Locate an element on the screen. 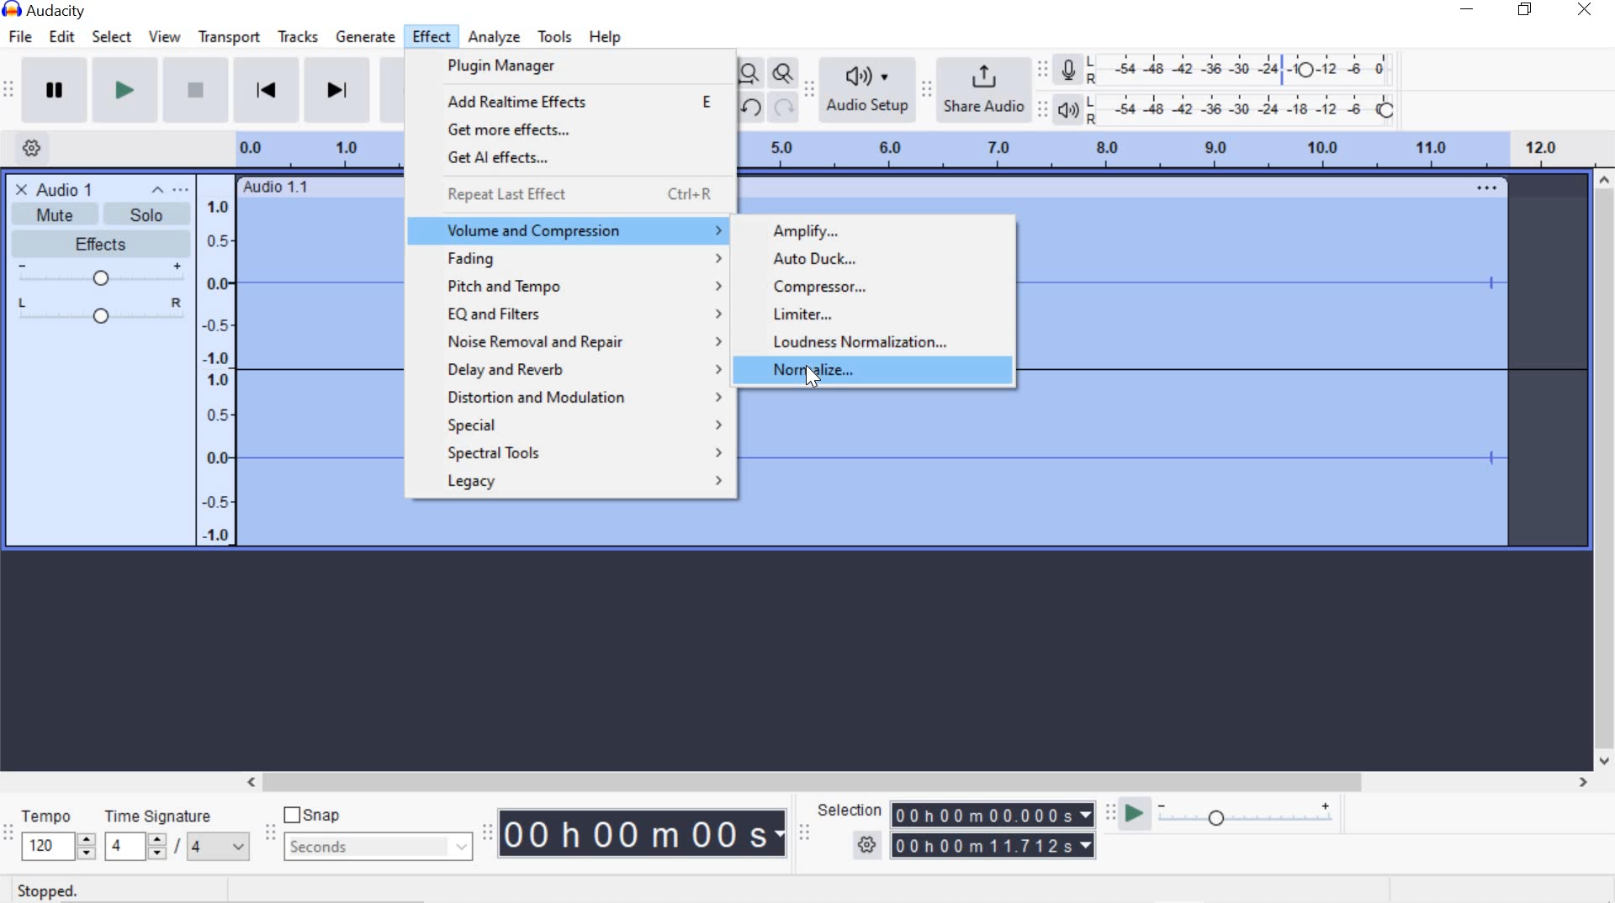 Image resolution: width=1615 pixels, height=903 pixels. Playback level is located at coordinates (1247, 109).